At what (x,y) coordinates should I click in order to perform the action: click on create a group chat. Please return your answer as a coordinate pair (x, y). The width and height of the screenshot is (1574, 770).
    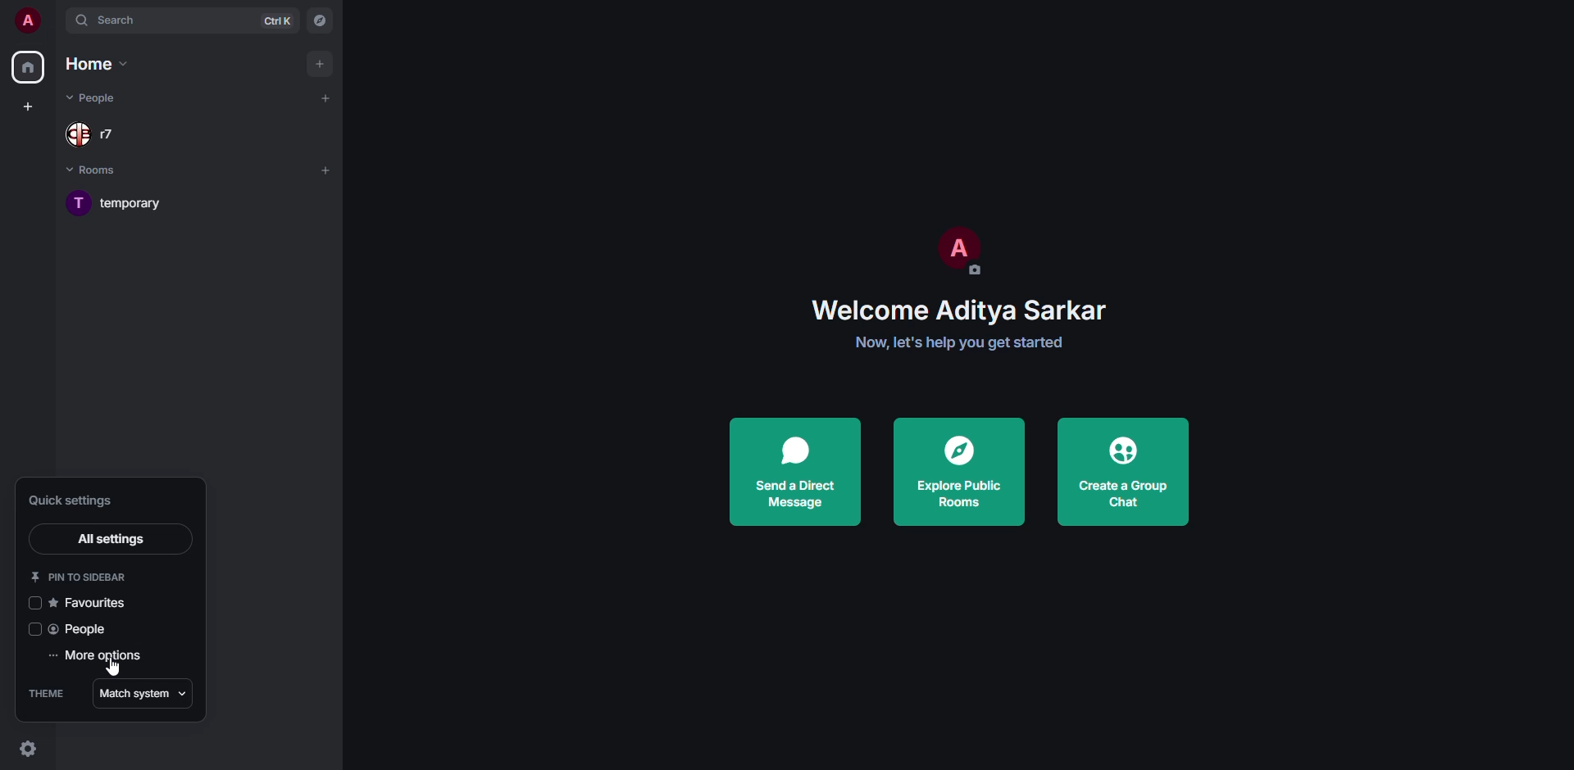
    Looking at the image, I should click on (1123, 472).